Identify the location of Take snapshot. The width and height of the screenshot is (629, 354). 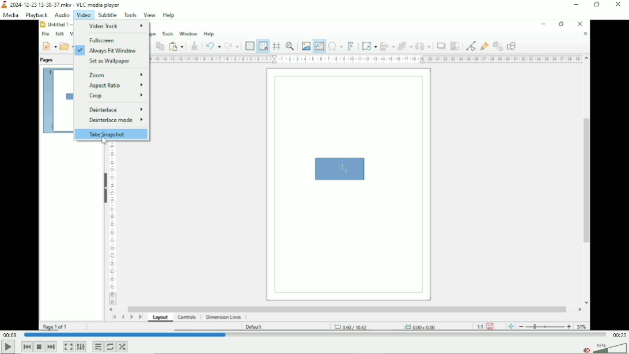
(109, 134).